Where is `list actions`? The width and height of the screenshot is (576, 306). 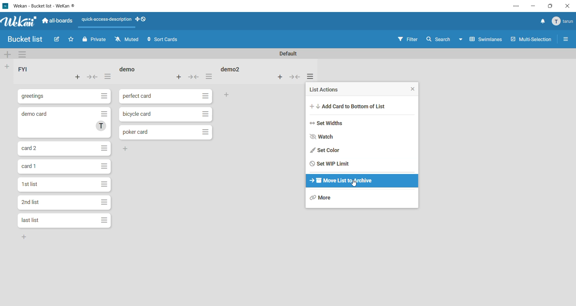 list actions is located at coordinates (107, 78).